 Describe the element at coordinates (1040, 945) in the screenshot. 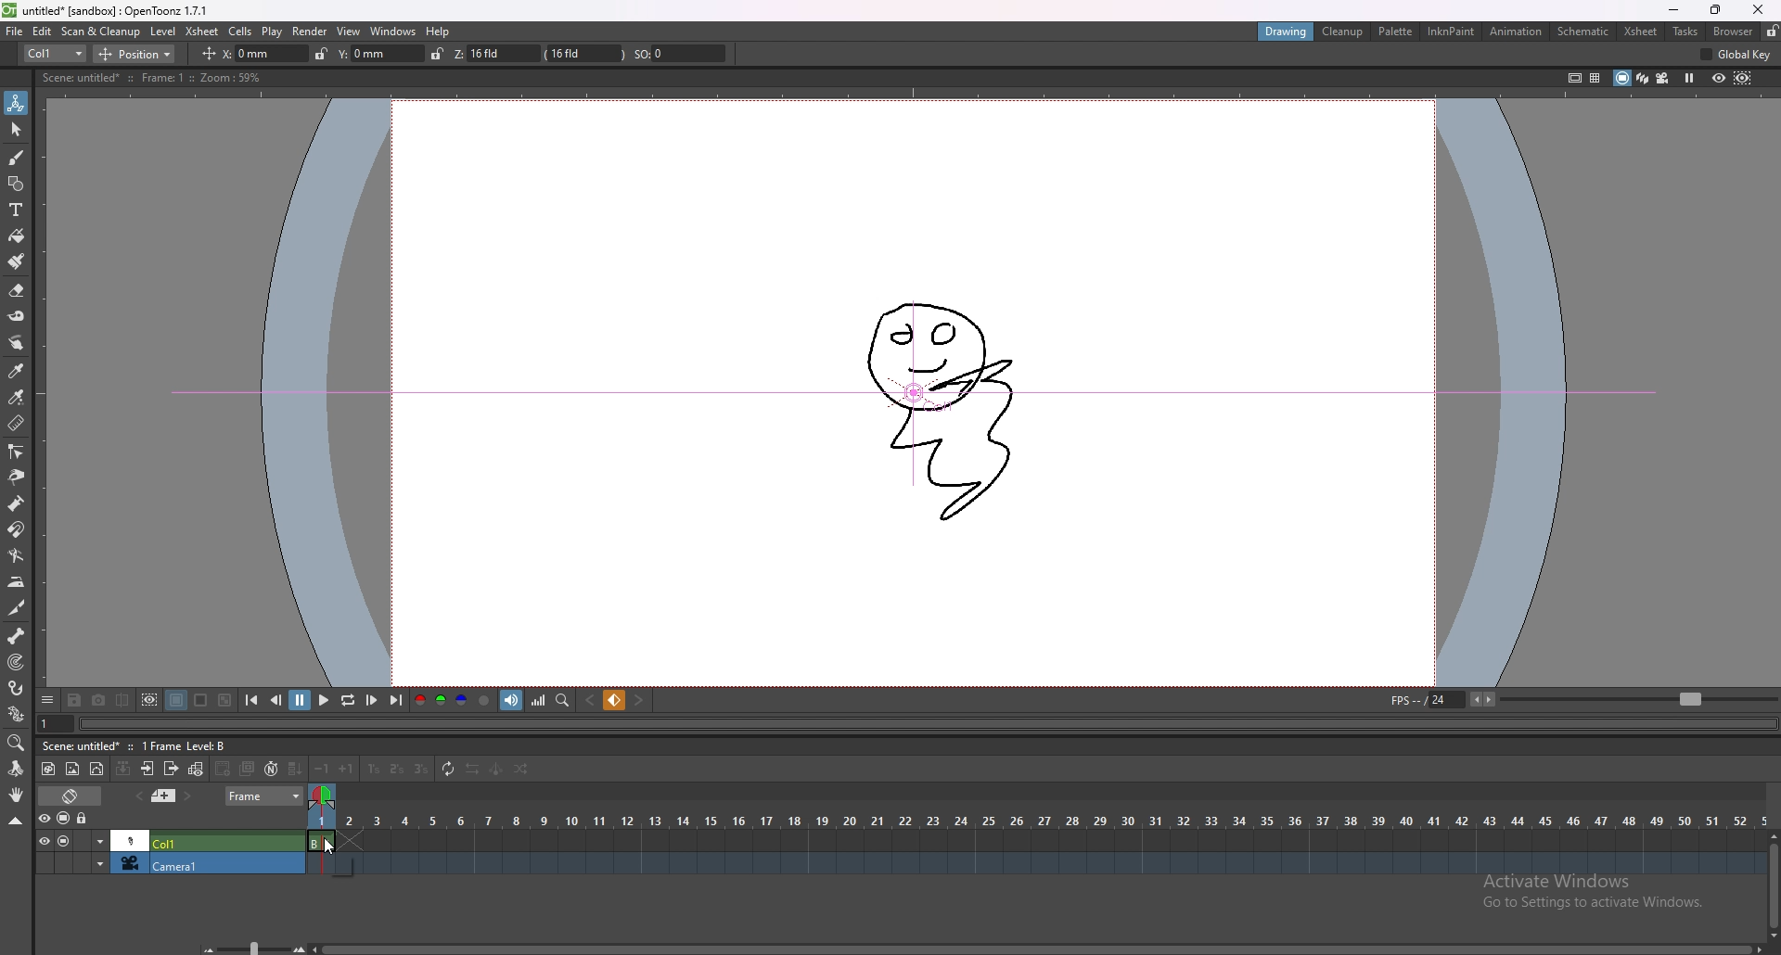

I see `Scrollbar` at that location.